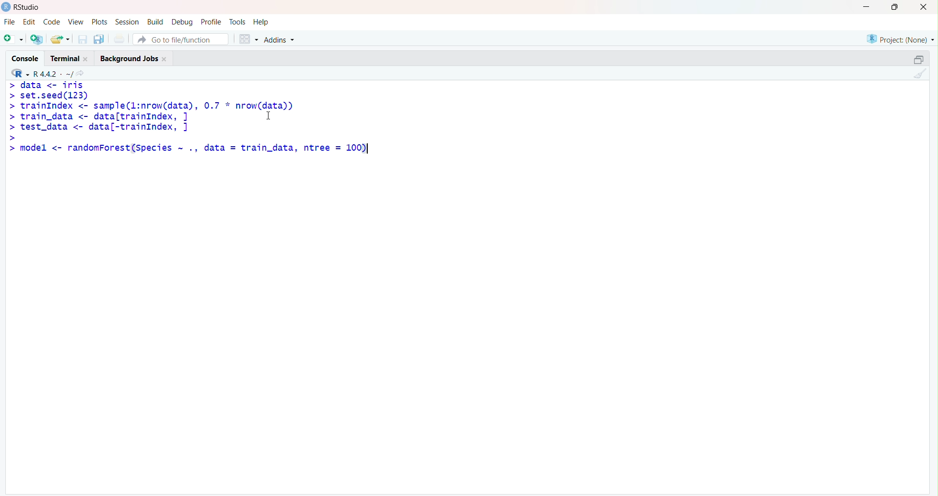 The image size is (938, 496). Describe the element at coordinates (924, 8) in the screenshot. I see `Close` at that location.